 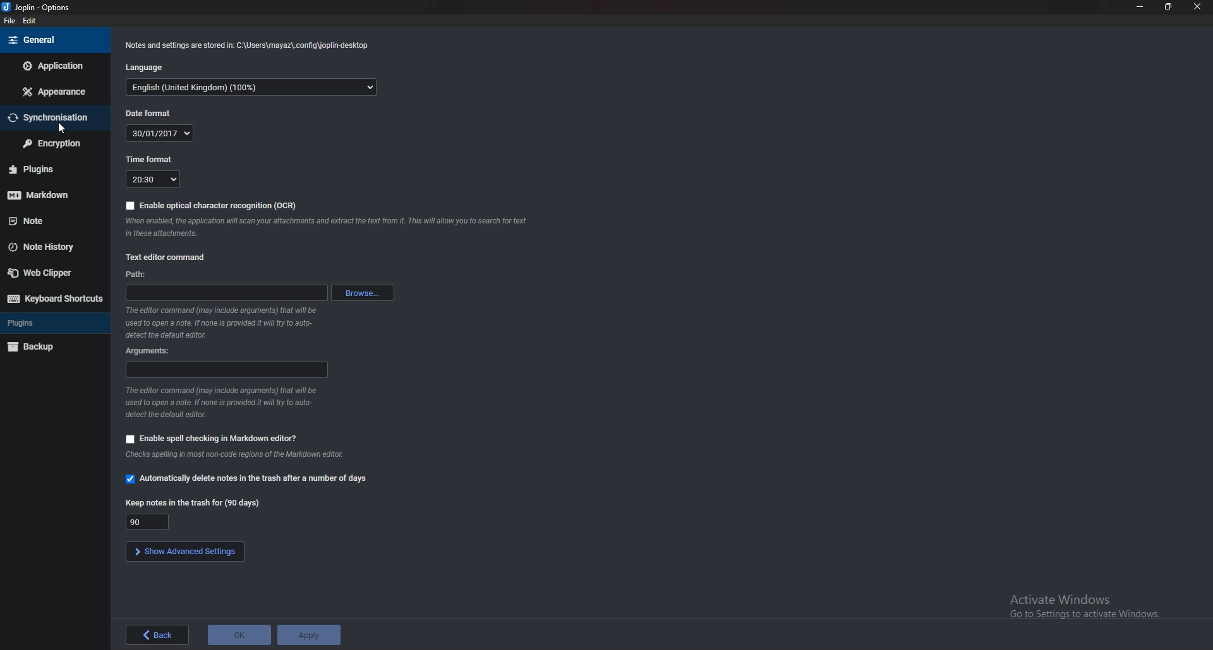 What do you see at coordinates (234, 455) in the screenshot?
I see `info` at bounding box center [234, 455].